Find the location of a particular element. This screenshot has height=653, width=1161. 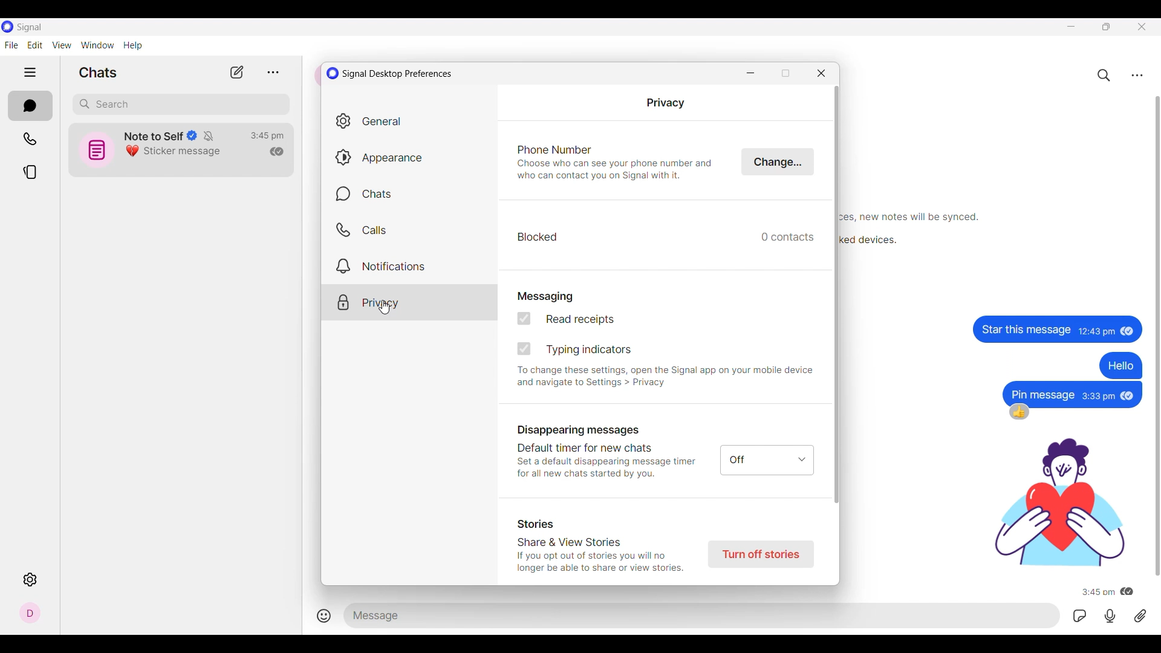

Show/Hide left side panel is located at coordinates (30, 73).